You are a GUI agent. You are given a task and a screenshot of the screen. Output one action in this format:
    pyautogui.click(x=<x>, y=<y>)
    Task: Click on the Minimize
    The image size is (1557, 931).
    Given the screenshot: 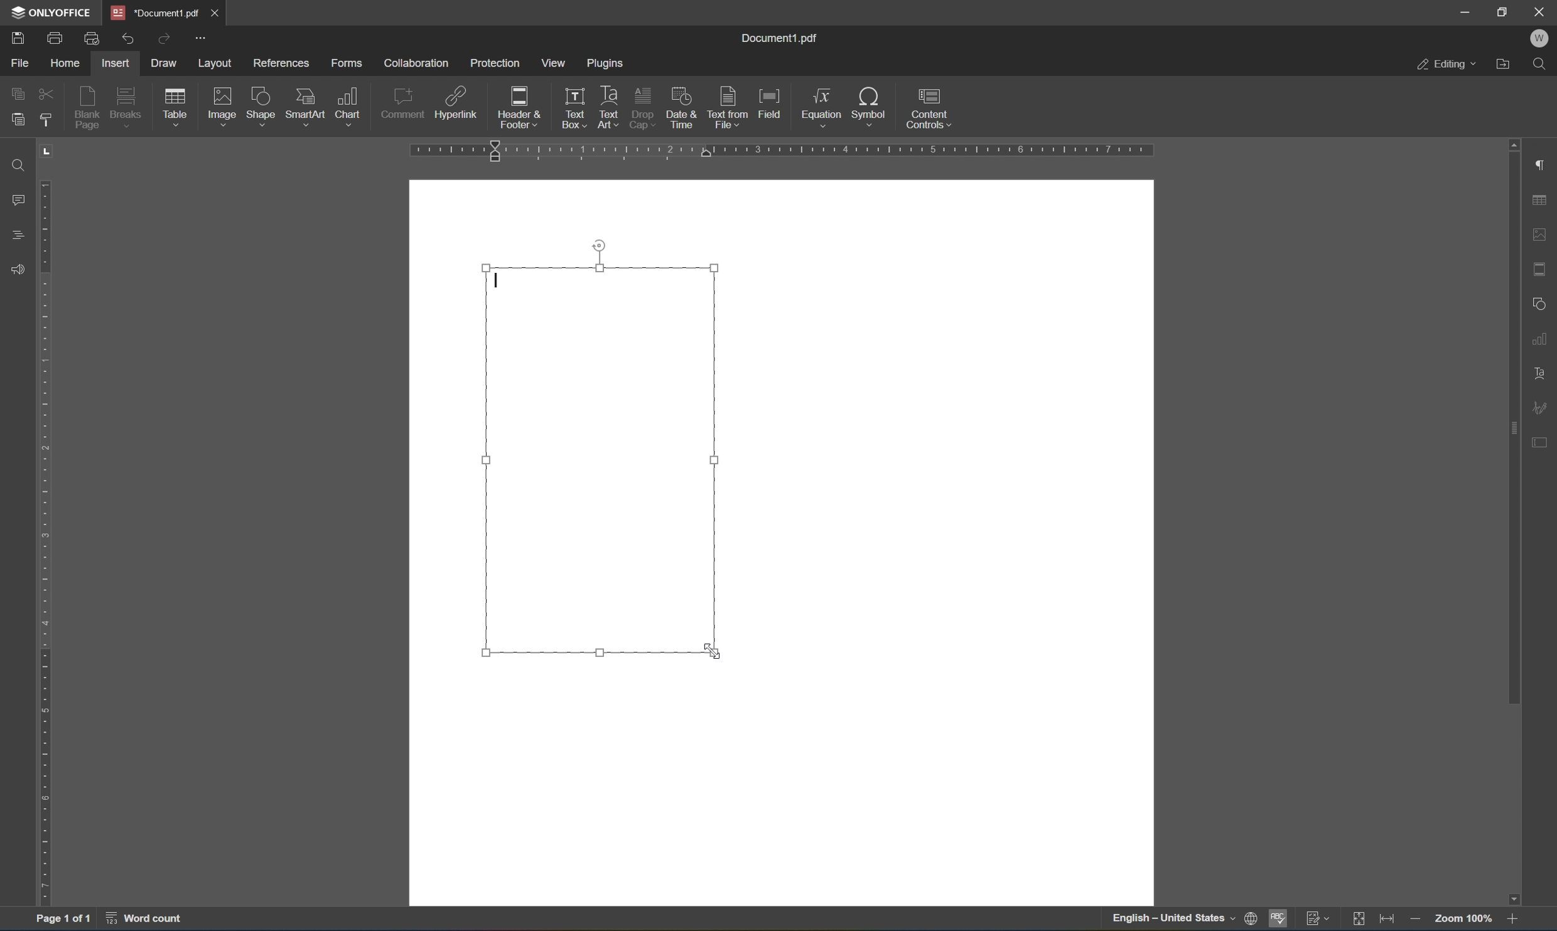 What is the action you would take?
    pyautogui.click(x=1465, y=12)
    